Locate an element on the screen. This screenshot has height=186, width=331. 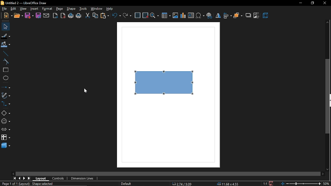
3d effects is located at coordinates (266, 16).